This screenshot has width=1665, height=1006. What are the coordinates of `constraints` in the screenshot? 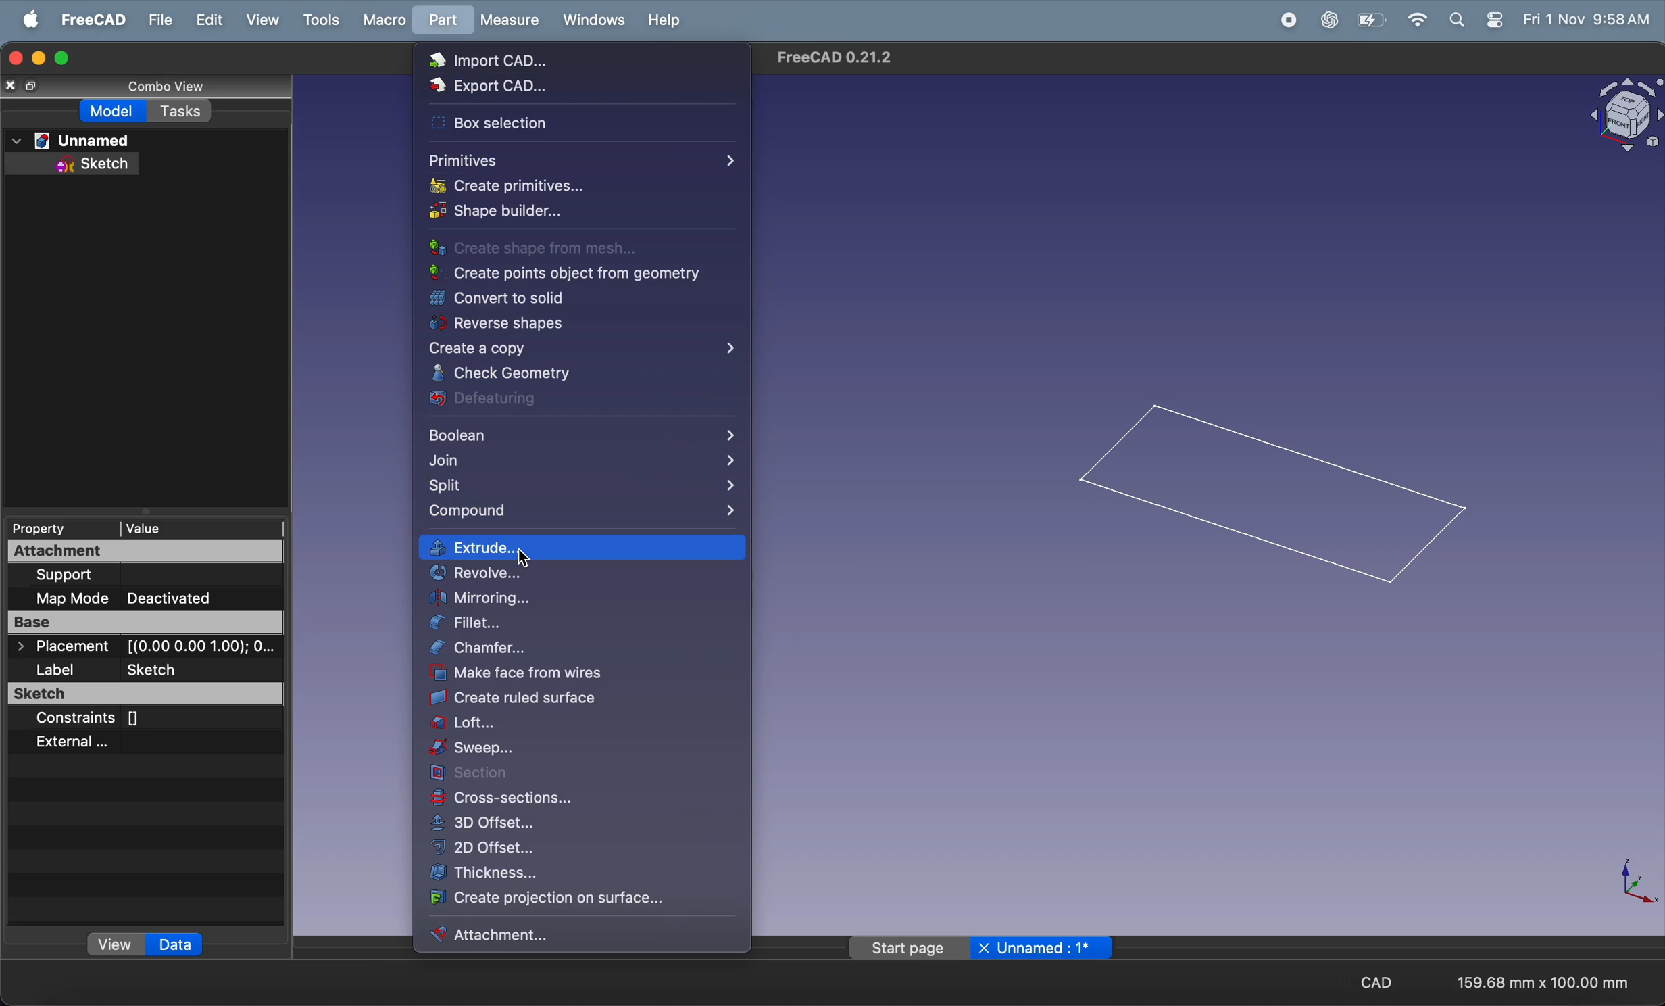 It's located at (102, 719).